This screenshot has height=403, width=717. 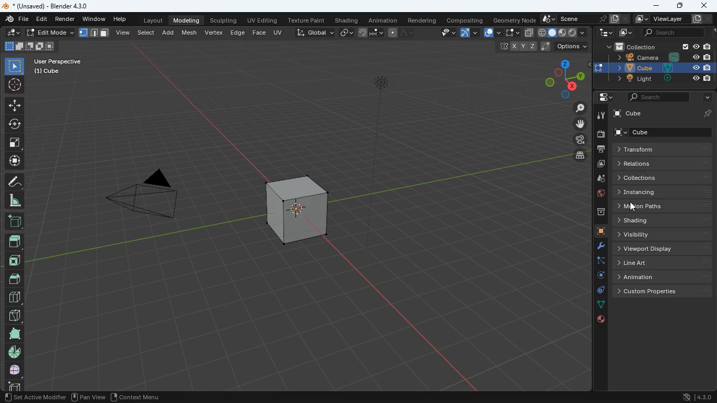 What do you see at coordinates (444, 33) in the screenshot?
I see `view` at bounding box center [444, 33].